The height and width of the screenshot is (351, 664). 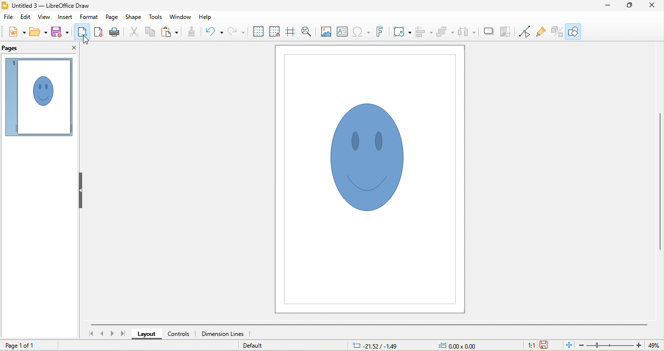 I want to click on paste, so click(x=171, y=31).